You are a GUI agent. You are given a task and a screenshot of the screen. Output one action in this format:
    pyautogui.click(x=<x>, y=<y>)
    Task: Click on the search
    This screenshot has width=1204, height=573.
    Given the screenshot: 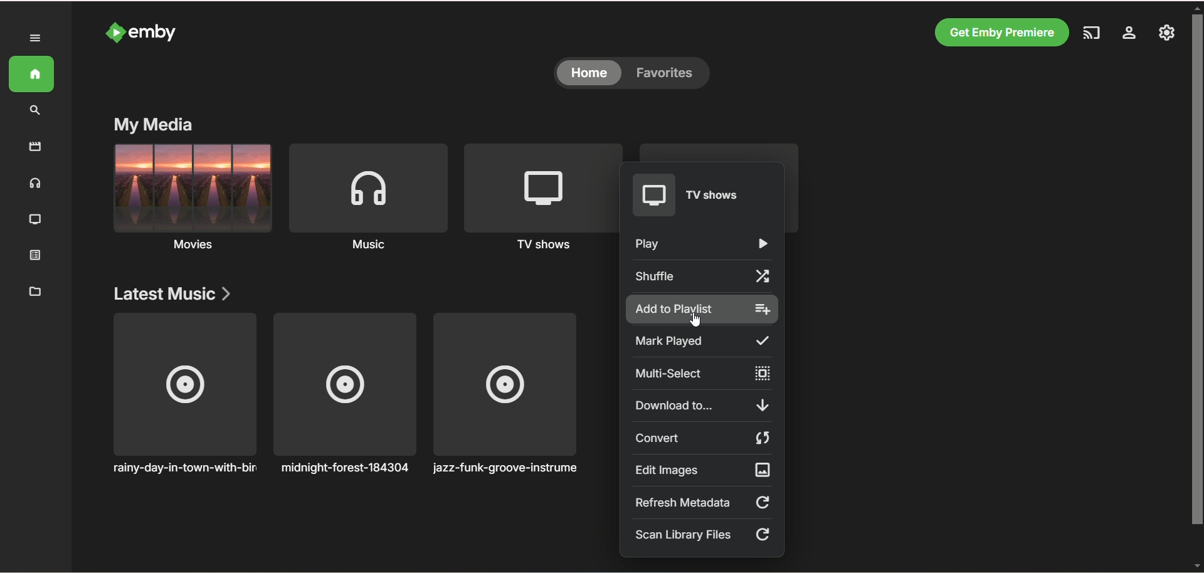 What is the action you would take?
    pyautogui.click(x=37, y=111)
    